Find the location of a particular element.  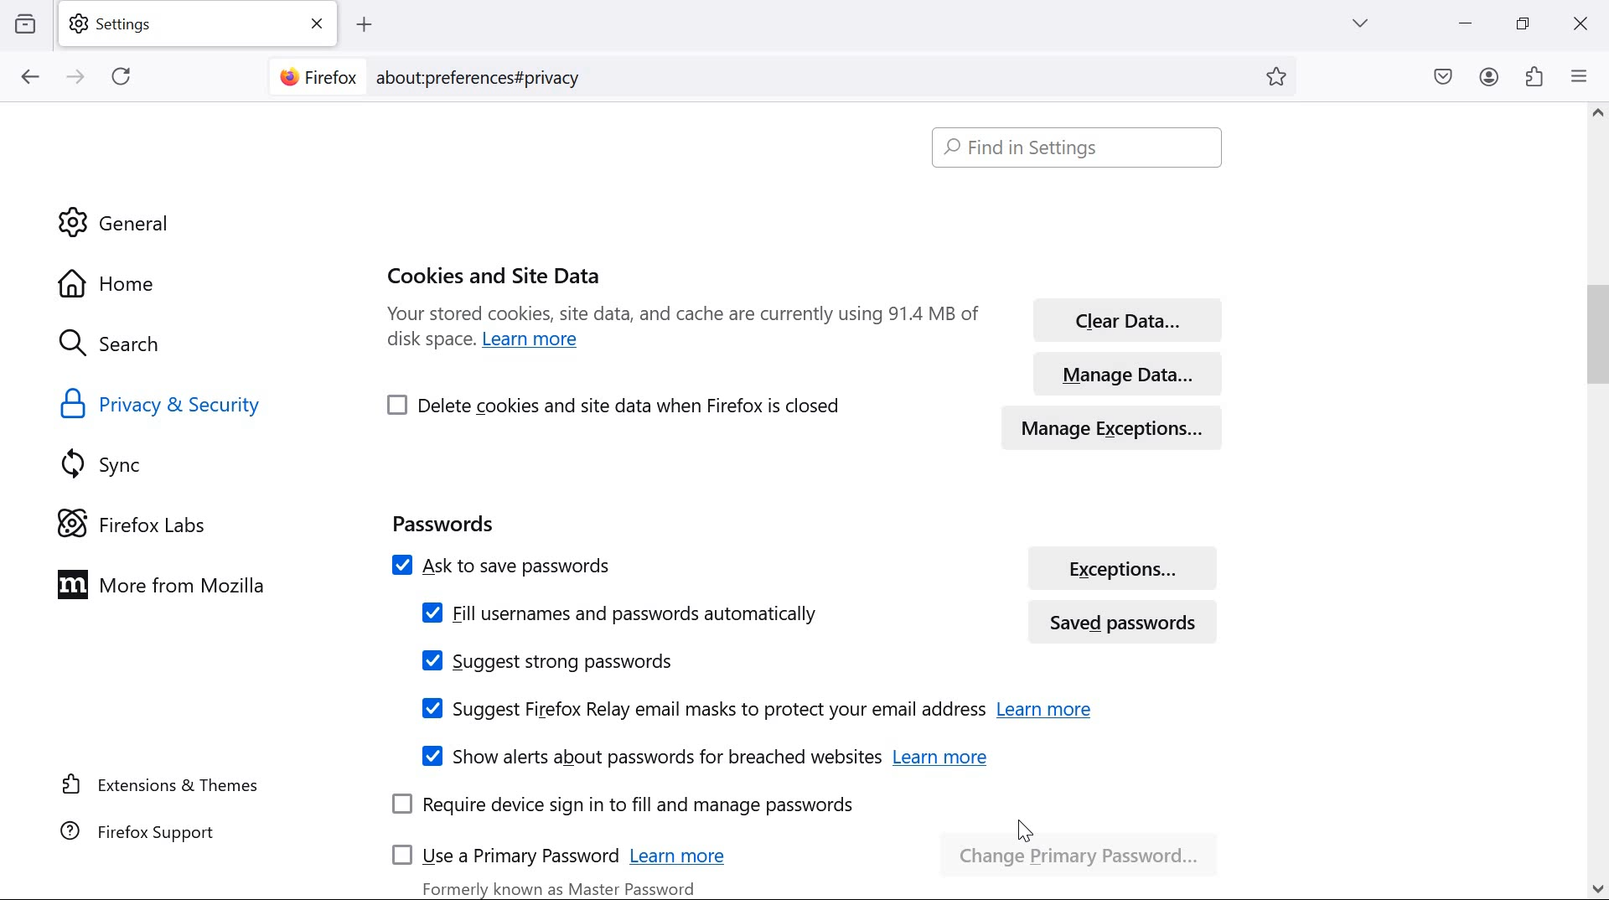

Exceptions... is located at coordinates (1125, 567).